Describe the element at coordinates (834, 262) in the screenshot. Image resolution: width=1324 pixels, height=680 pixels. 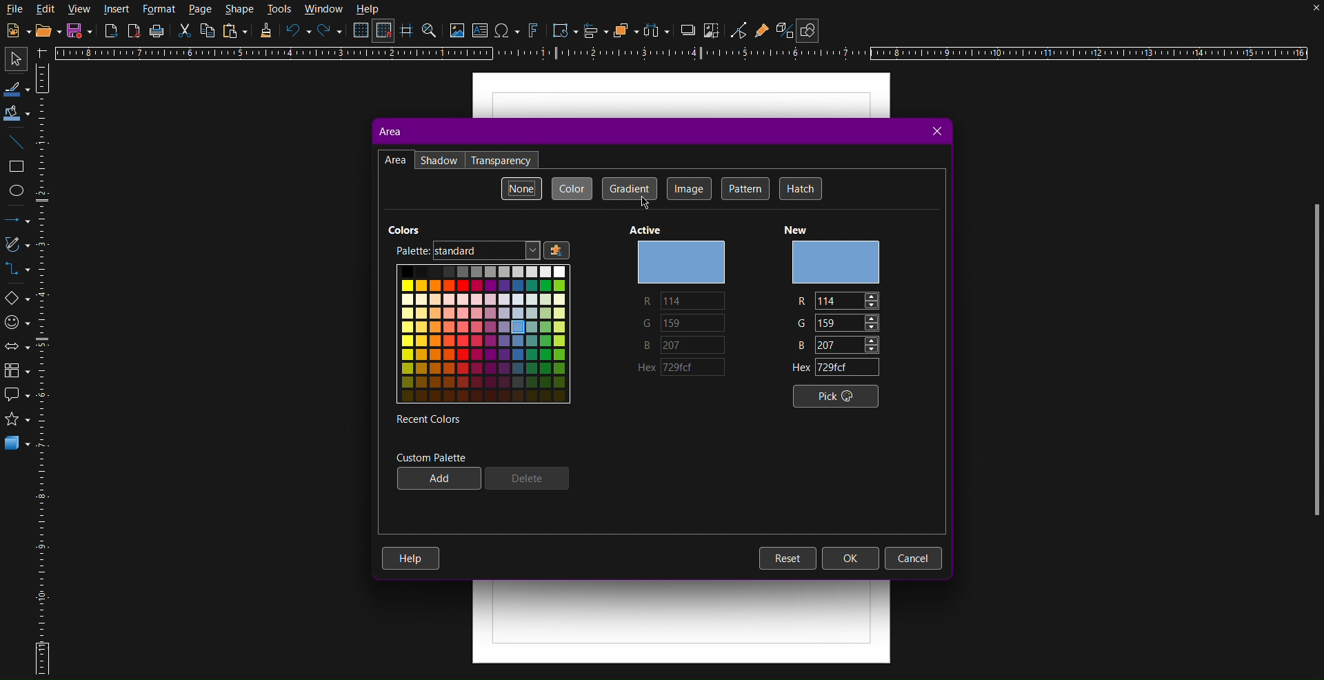
I see `New Color` at that location.